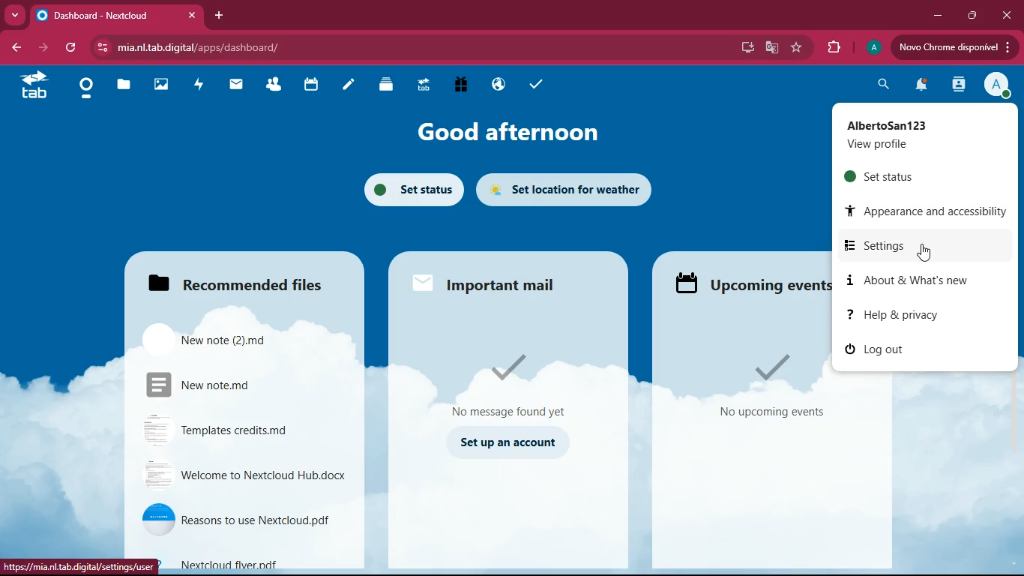 This screenshot has height=576, width=1024. Describe the element at coordinates (85, 90) in the screenshot. I see `home` at that location.